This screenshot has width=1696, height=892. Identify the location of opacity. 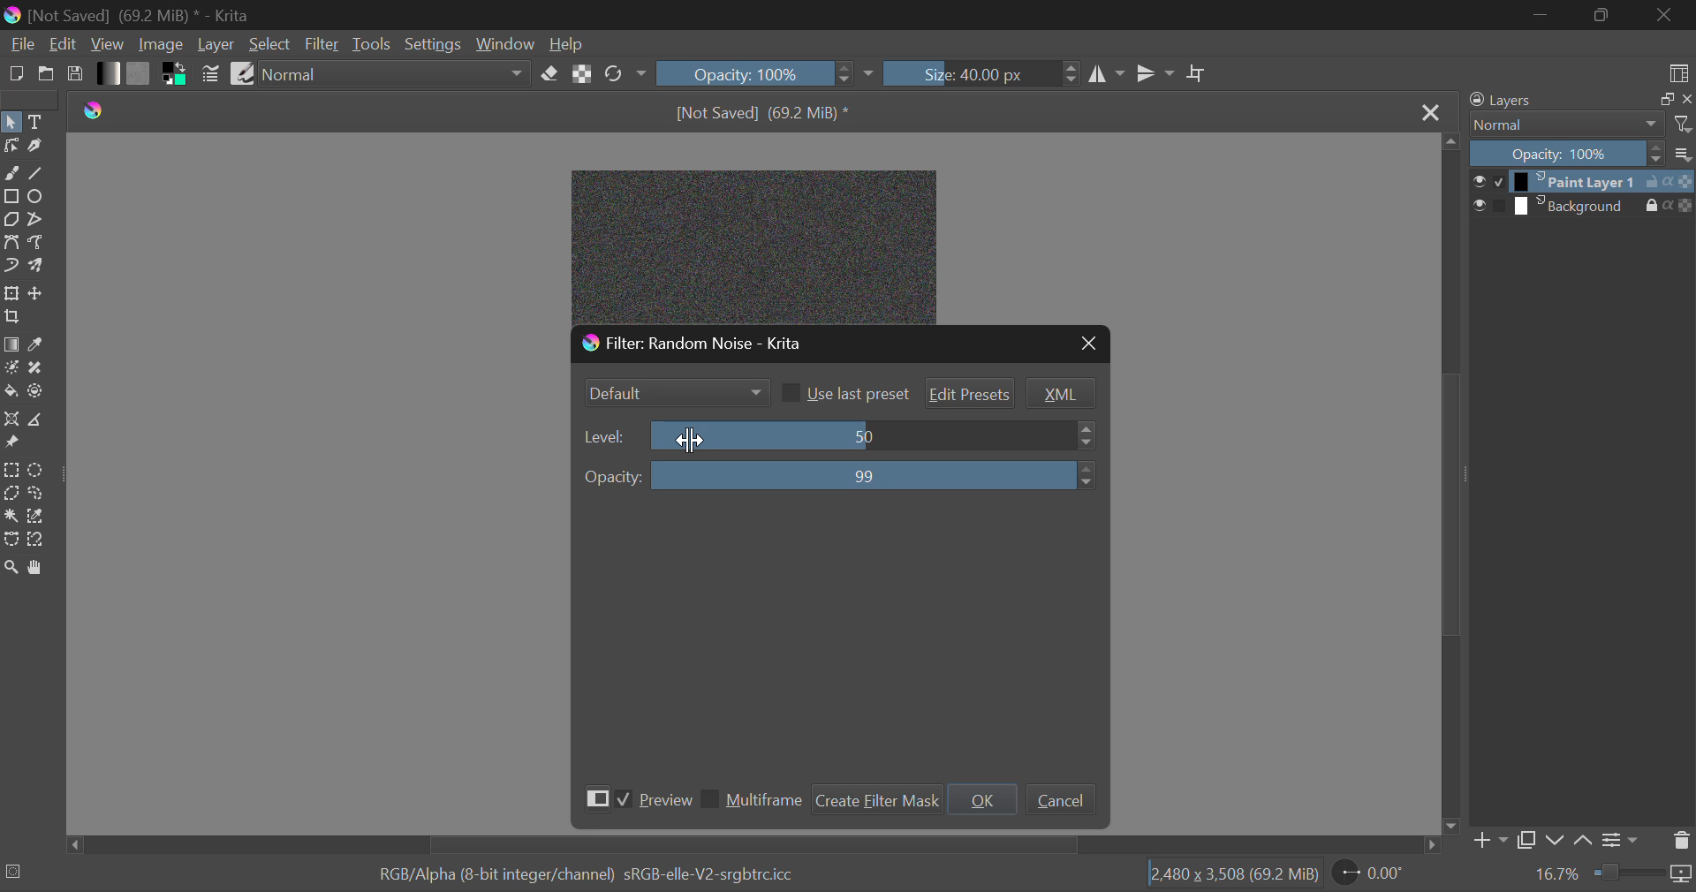
(612, 477).